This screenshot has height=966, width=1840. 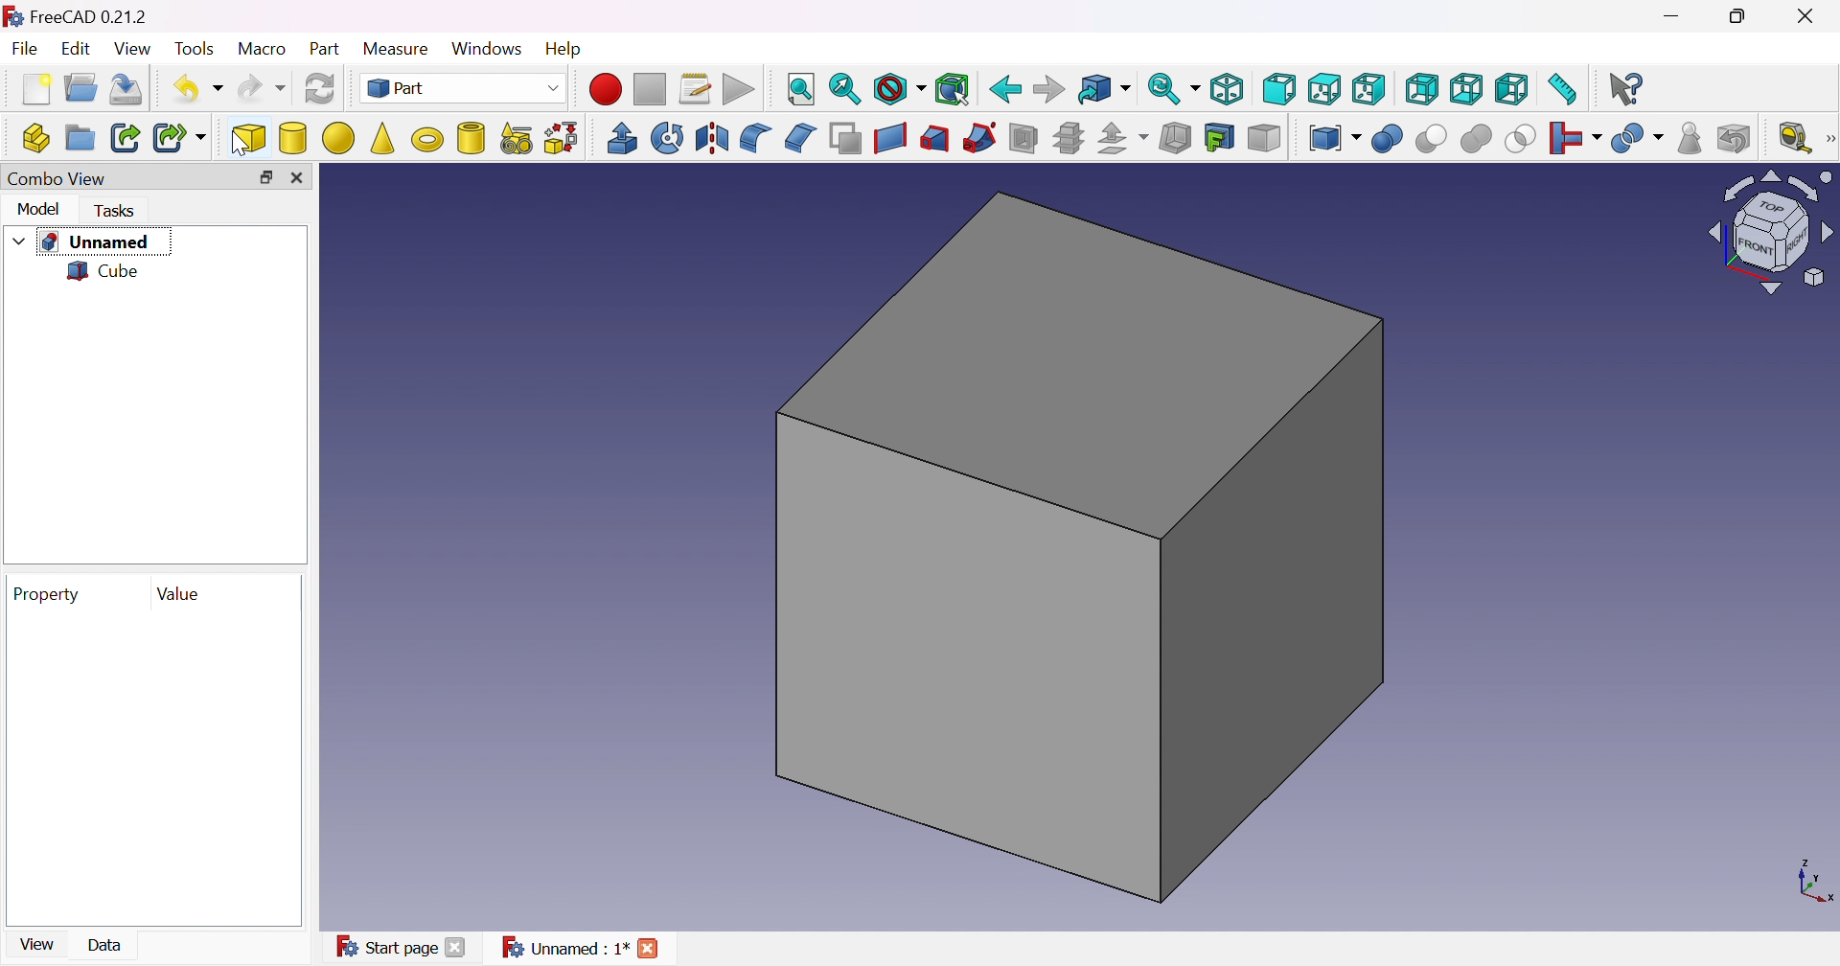 I want to click on Macros, so click(x=699, y=90).